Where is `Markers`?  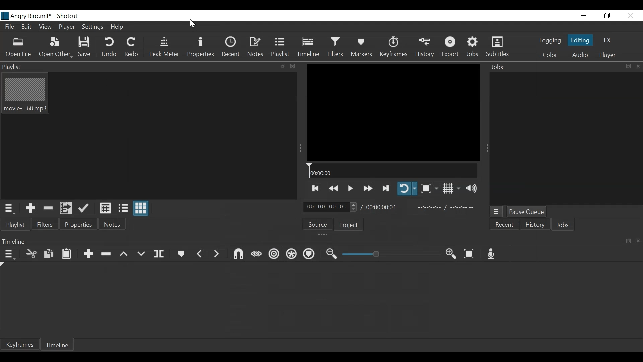 Markers is located at coordinates (361, 47).